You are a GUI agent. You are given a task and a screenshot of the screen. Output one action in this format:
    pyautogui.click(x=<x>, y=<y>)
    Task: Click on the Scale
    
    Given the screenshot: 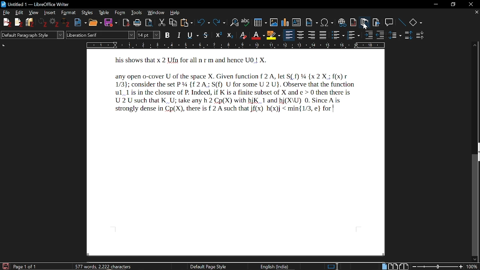 What is the action you would take?
    pyautogui.click(x=235, y=45)
    